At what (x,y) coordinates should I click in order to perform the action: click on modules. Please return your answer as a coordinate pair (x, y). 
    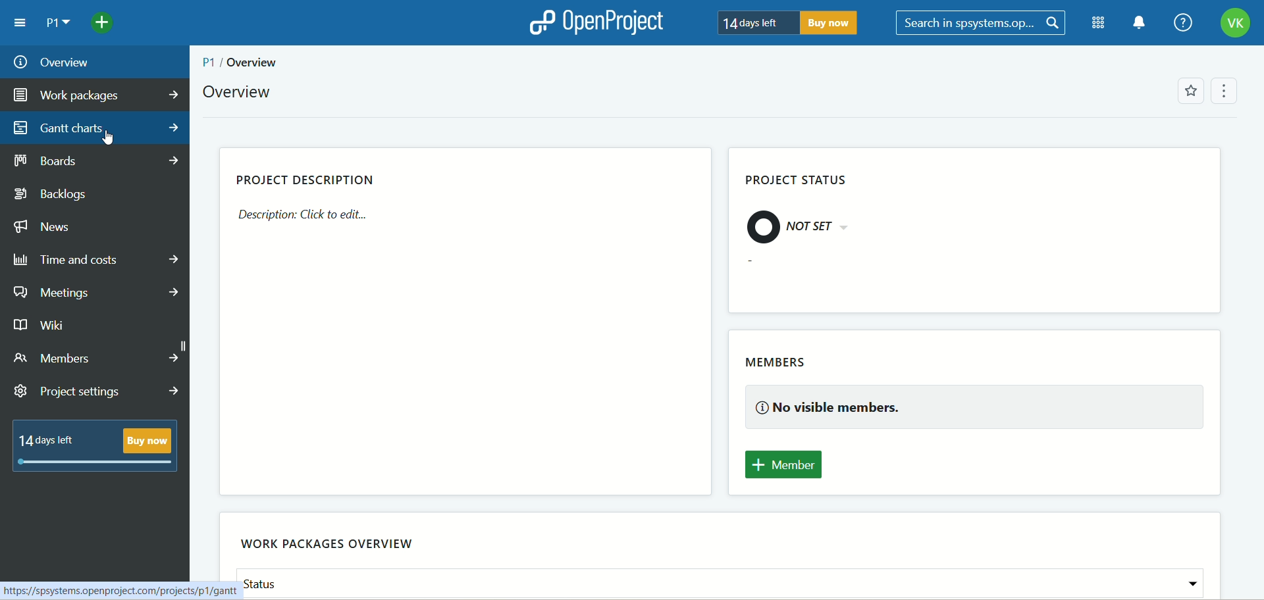
    Looking at the image, I should click on (1095, 23).